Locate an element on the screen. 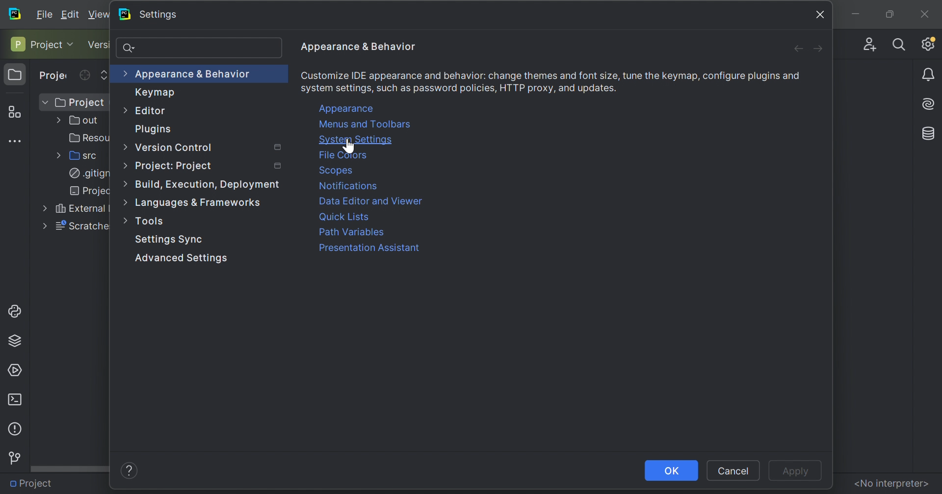  Project is located at coordinates (15, 75).